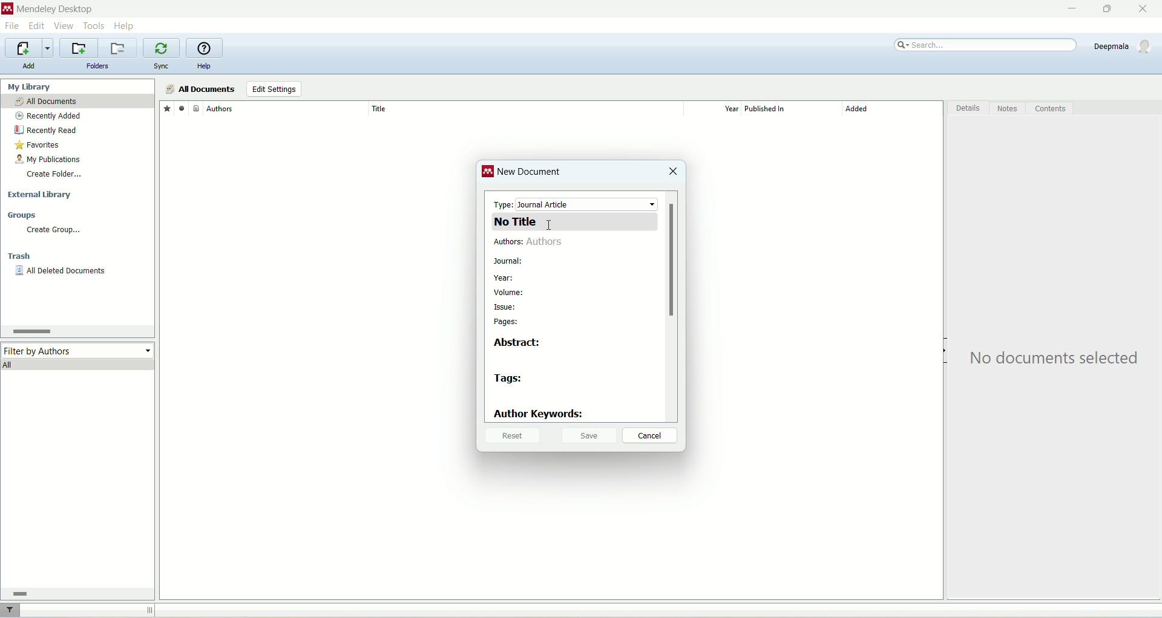  What do you see at coordinates (576, 204) in the screenshot?
I see `type` at bounding box center [576, 204].